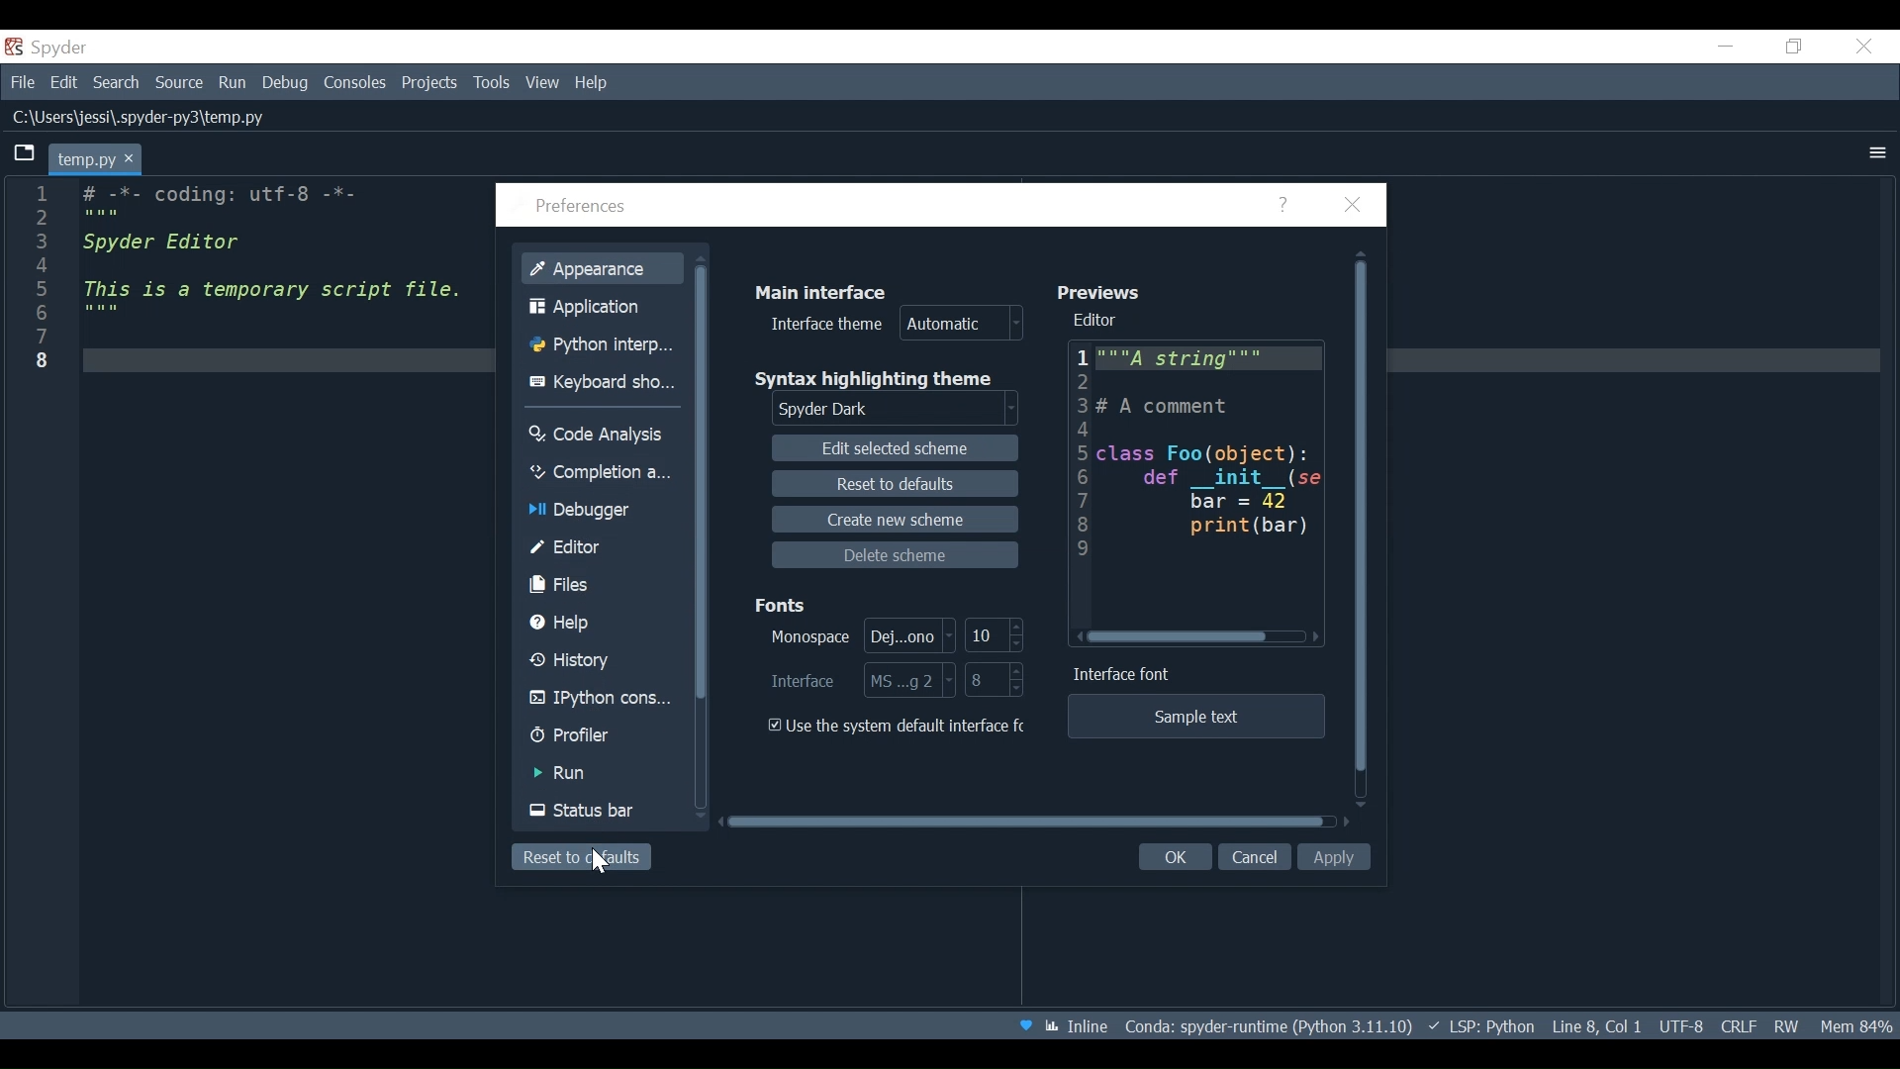 This screenshot has height=1069, width=1900. Describe the element at coordinates (602, 661) in the screenshot. I see `History` at that location.